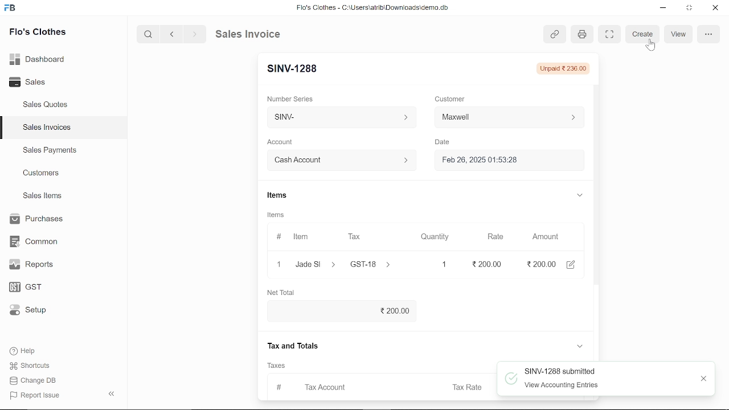 The image size is (729, 410). What do you see at coordinates (562, 370) in the screenshot?
I see `SINV-1288 submitted` at bounding box center [562, 370].